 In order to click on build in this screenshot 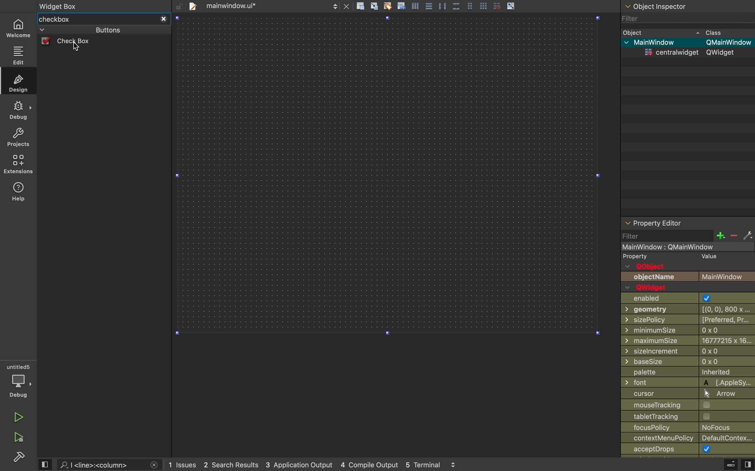, I will do `click(20, 459)`.